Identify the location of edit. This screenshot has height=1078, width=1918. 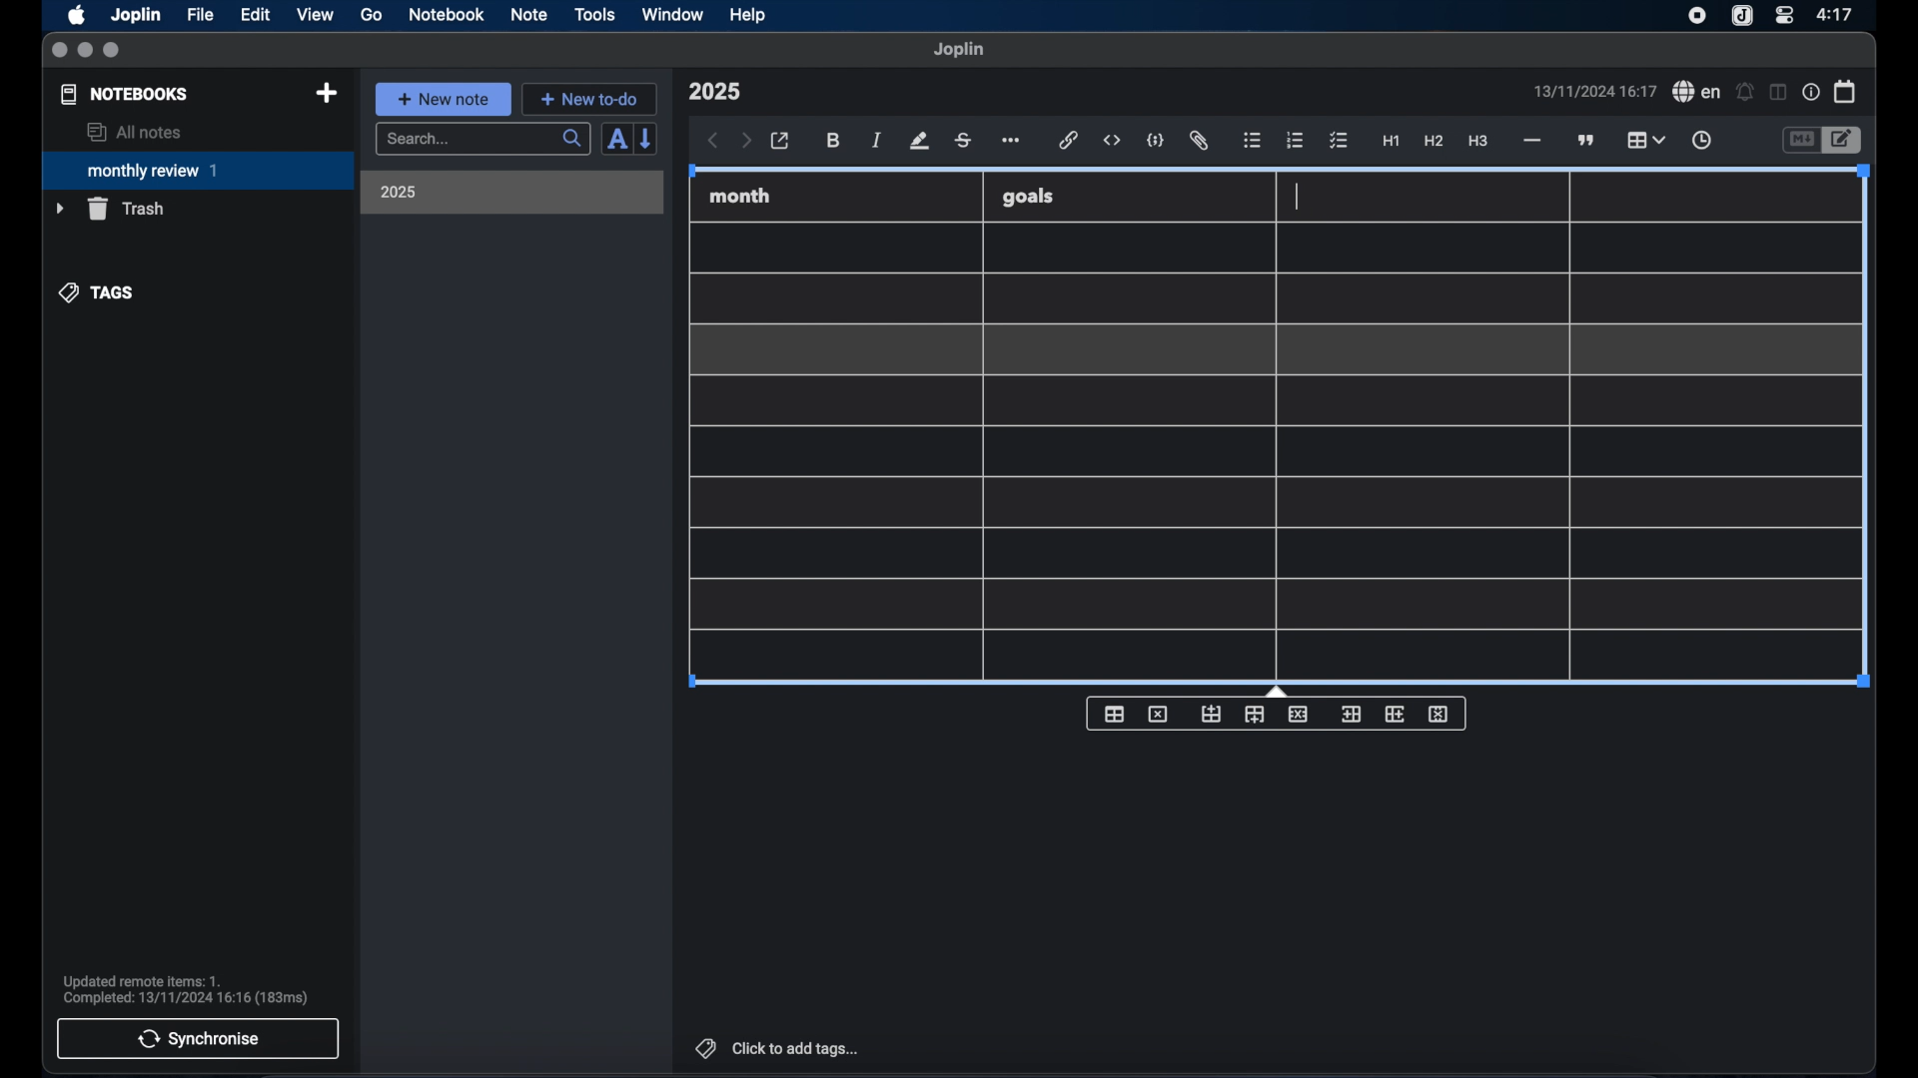
(257, 15).